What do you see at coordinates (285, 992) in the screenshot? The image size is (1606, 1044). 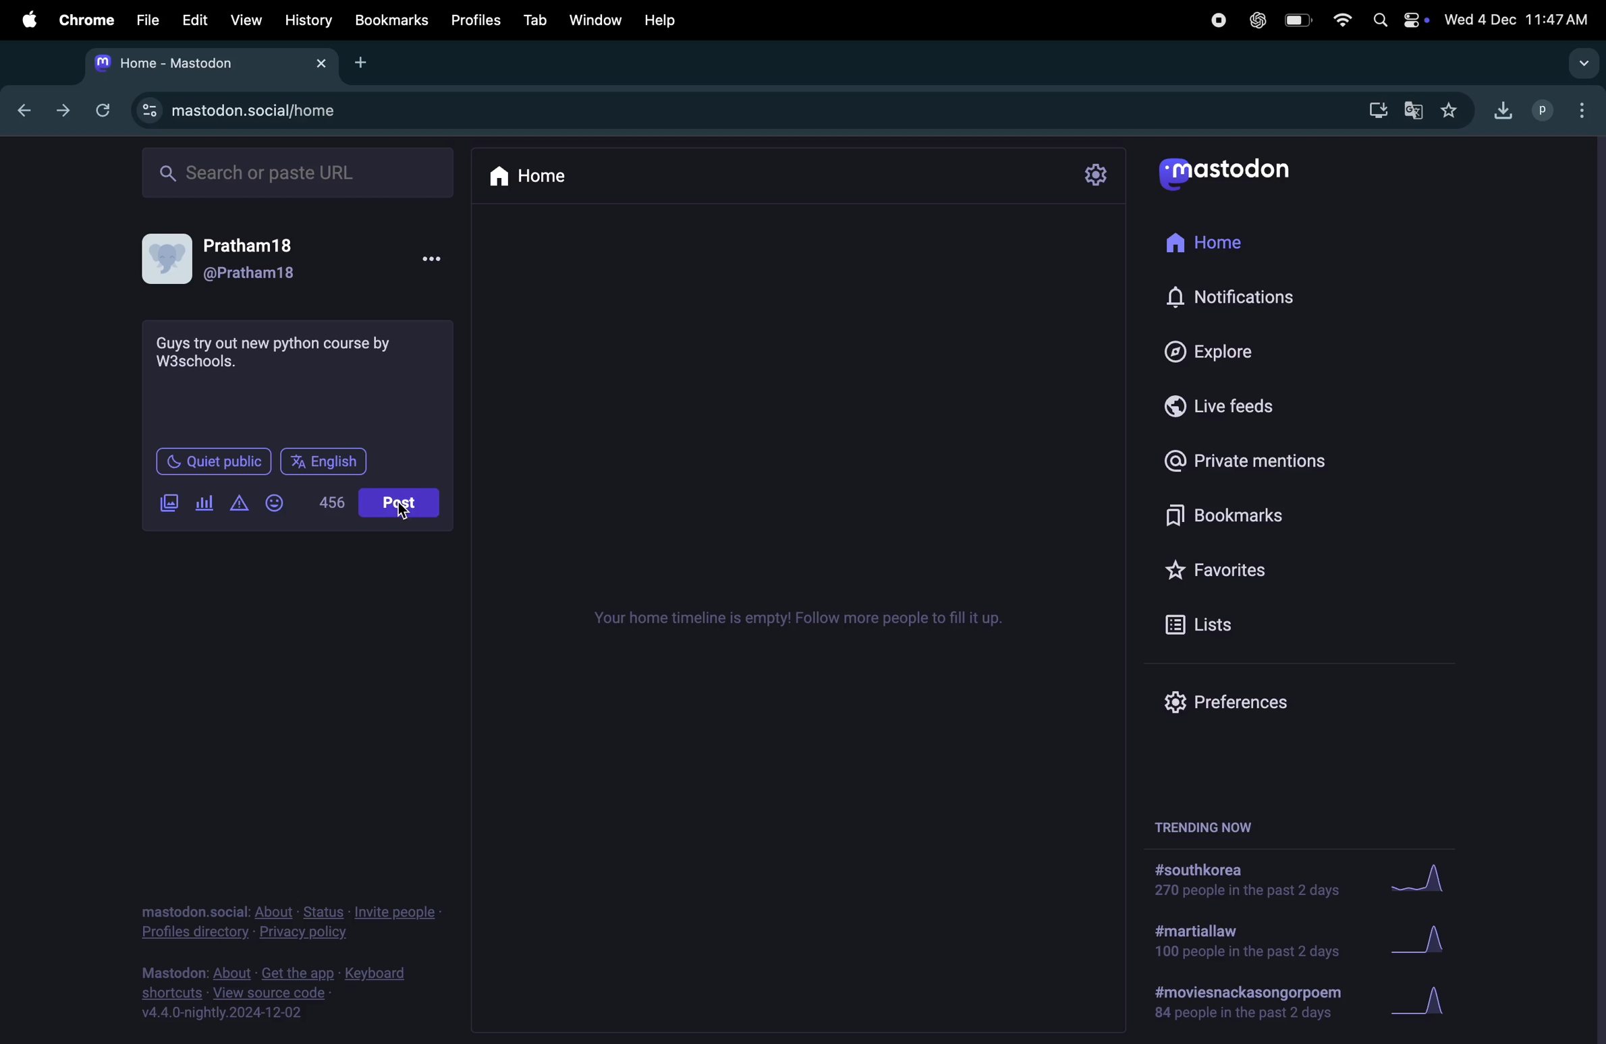 I see `source code` at bounding box center [285, 992].